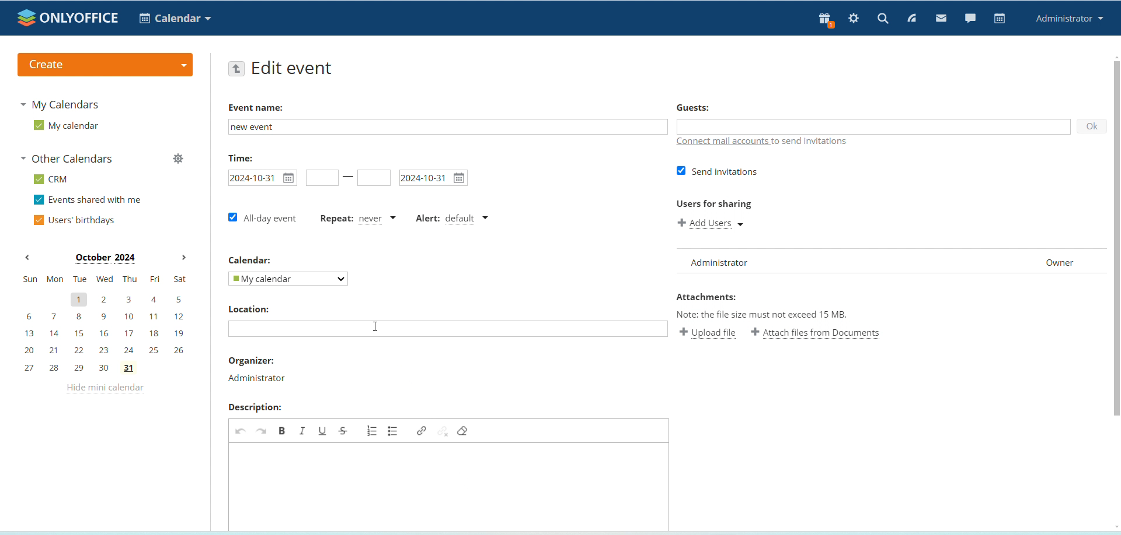 The height and width of the screenshot is (535, 1121). Describe the element at coordinates (913, 19) in the screenshot. I see `feed` at that location.